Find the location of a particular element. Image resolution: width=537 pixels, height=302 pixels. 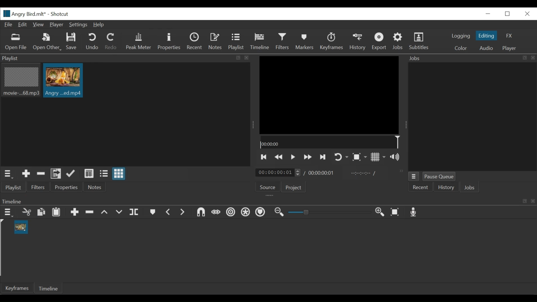

Timeline is located at coordinates (49, 288).